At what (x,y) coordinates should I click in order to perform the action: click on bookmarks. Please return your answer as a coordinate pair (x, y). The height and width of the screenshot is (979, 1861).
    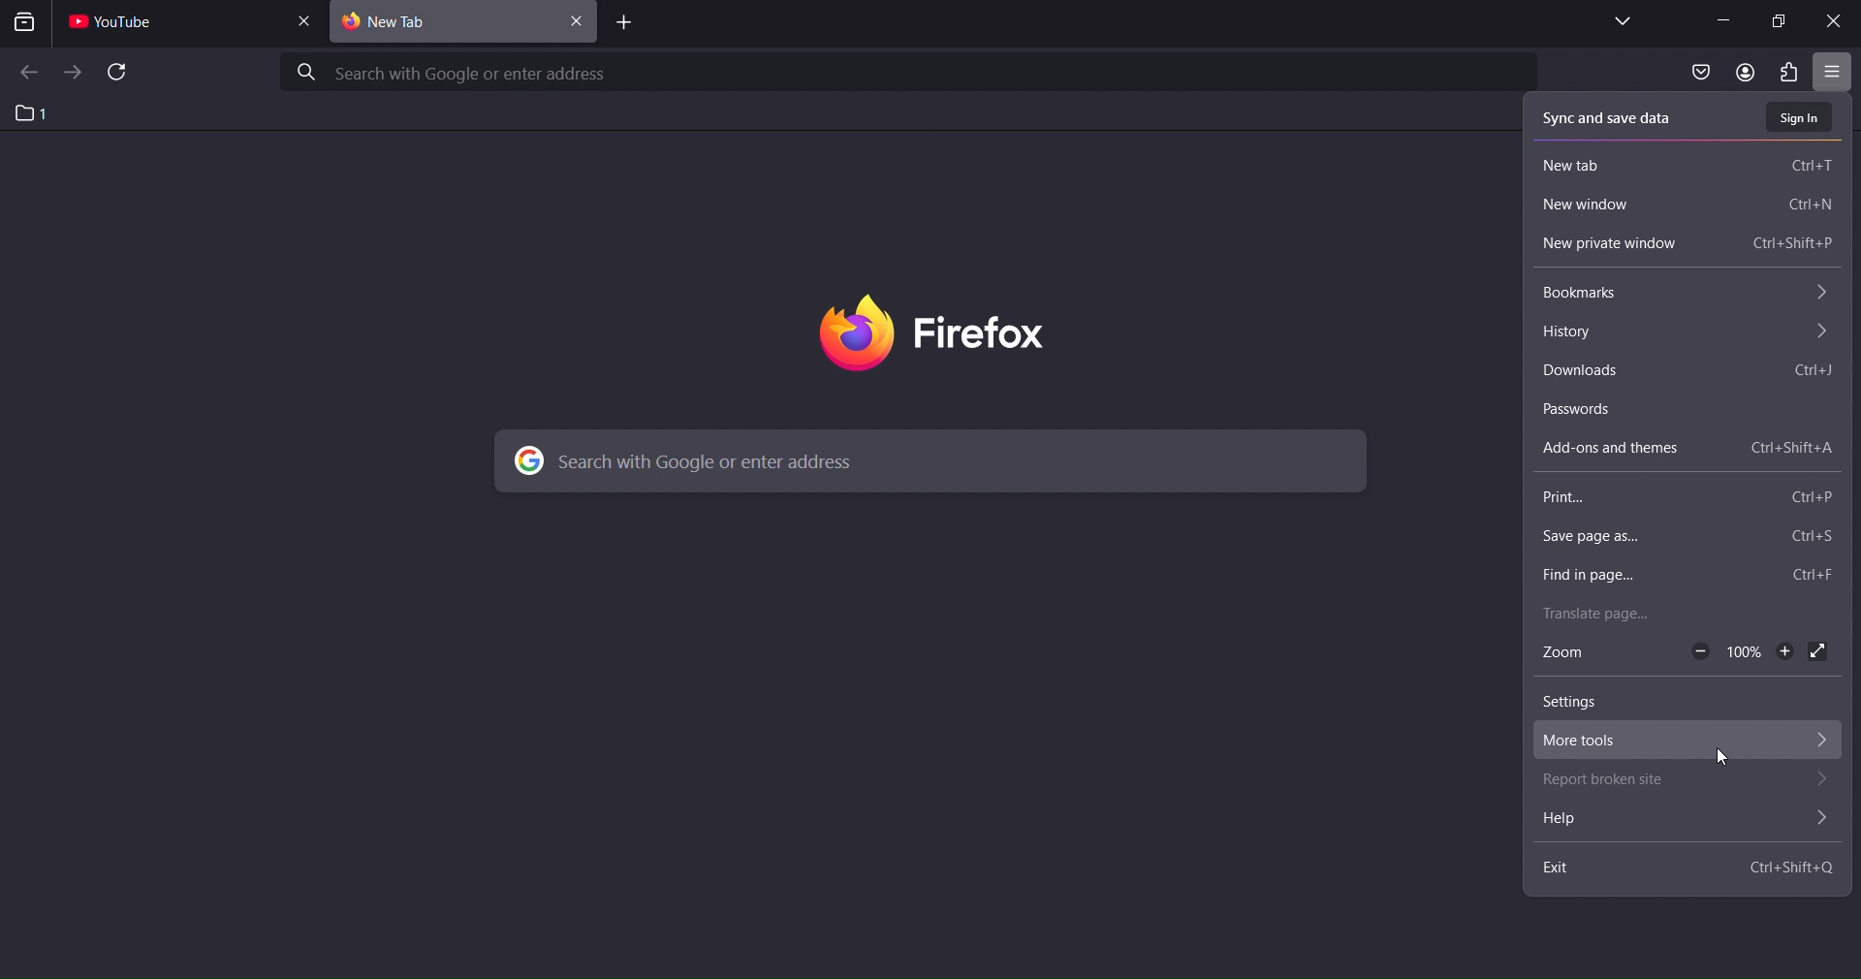
    Looking at the image, I should click on (1607, 293).